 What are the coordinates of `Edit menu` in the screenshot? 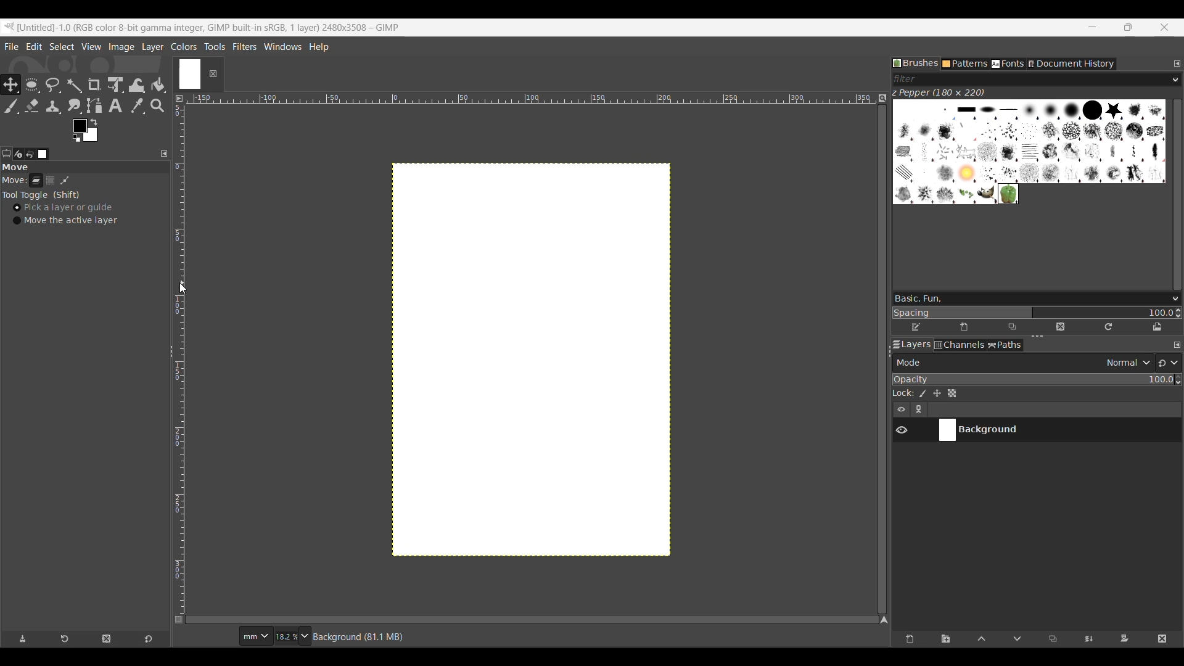 It's located at (34, 46).